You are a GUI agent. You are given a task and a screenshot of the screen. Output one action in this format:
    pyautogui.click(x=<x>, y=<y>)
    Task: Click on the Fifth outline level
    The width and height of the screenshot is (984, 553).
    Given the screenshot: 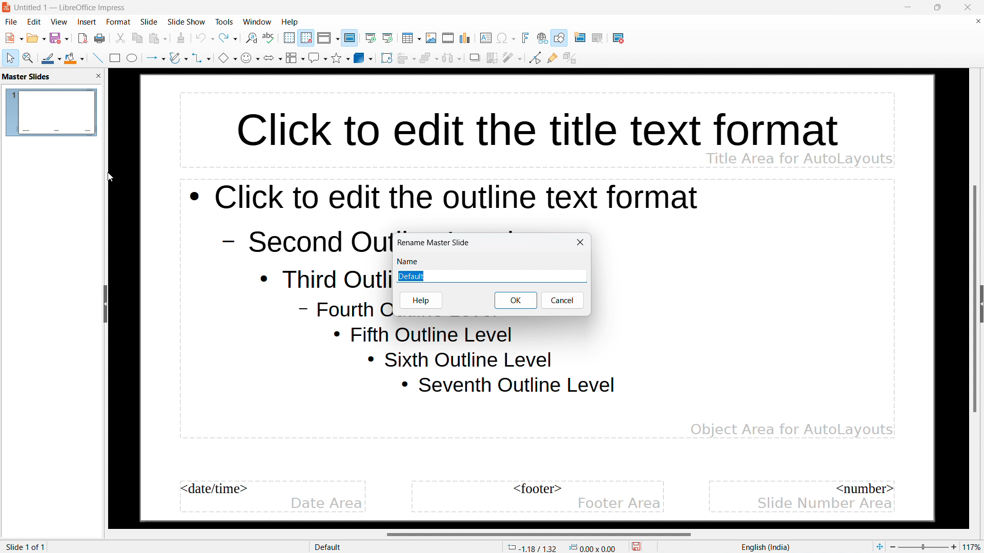 What is the action you would take?
    pyautogui.click(x=426, y=335)
    